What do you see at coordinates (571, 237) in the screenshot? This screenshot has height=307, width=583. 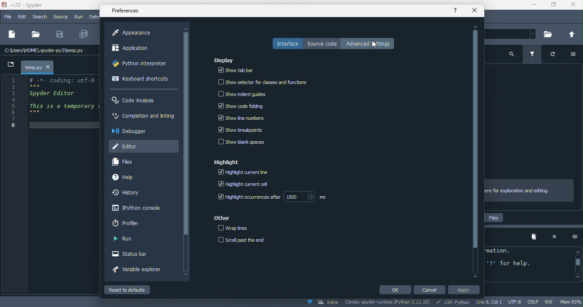 I see `option` at bounding box center [571, 237].